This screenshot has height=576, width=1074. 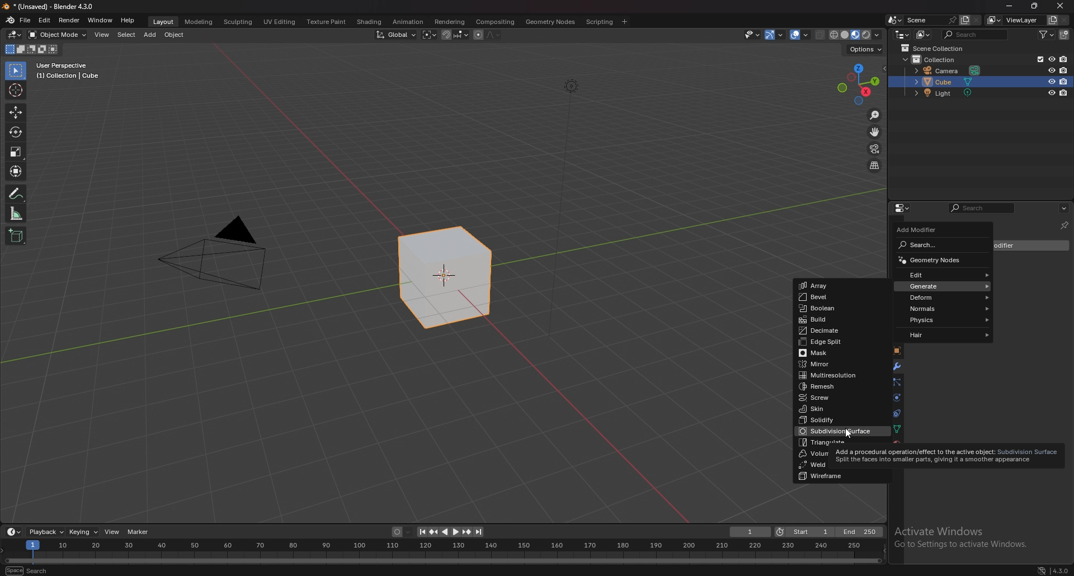 What do you see at coordinates (139, 532) in the screenshot?
I see `marker` at bounding box center [139, 532].